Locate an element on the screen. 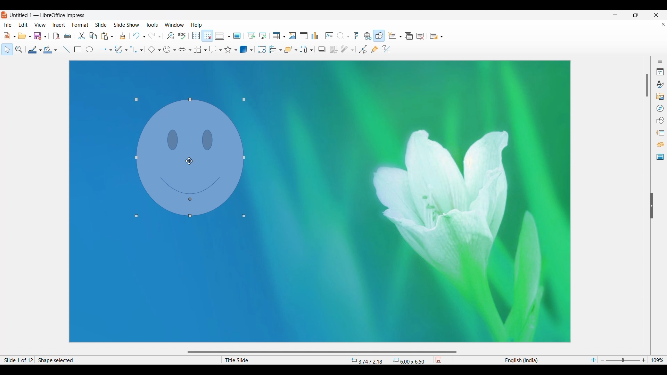  3.74 / 2.18 is located at coordinates (368, 360).